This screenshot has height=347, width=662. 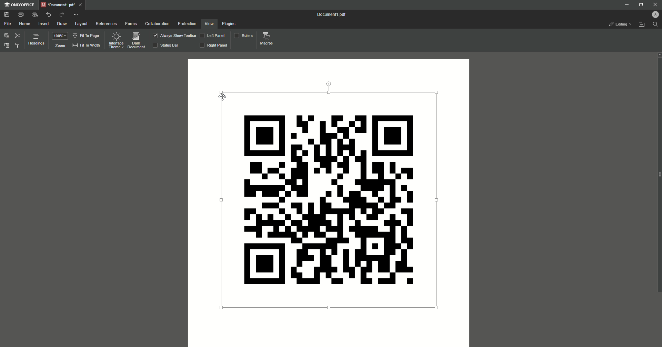 I want to click on Left Panel, so click(x=213, y=36).